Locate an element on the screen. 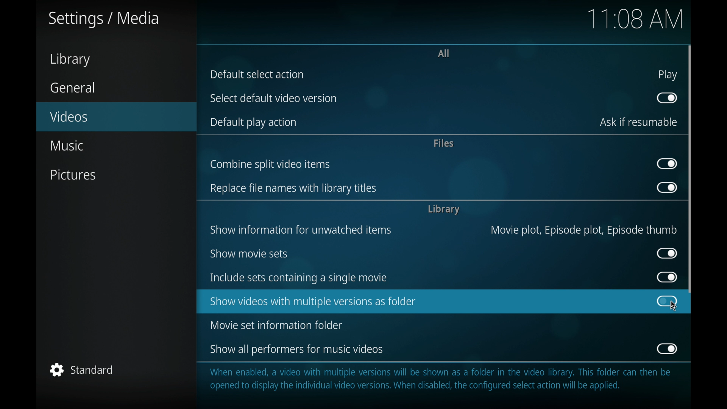  include sets containing a single movie is located at coordinates (298, 278).